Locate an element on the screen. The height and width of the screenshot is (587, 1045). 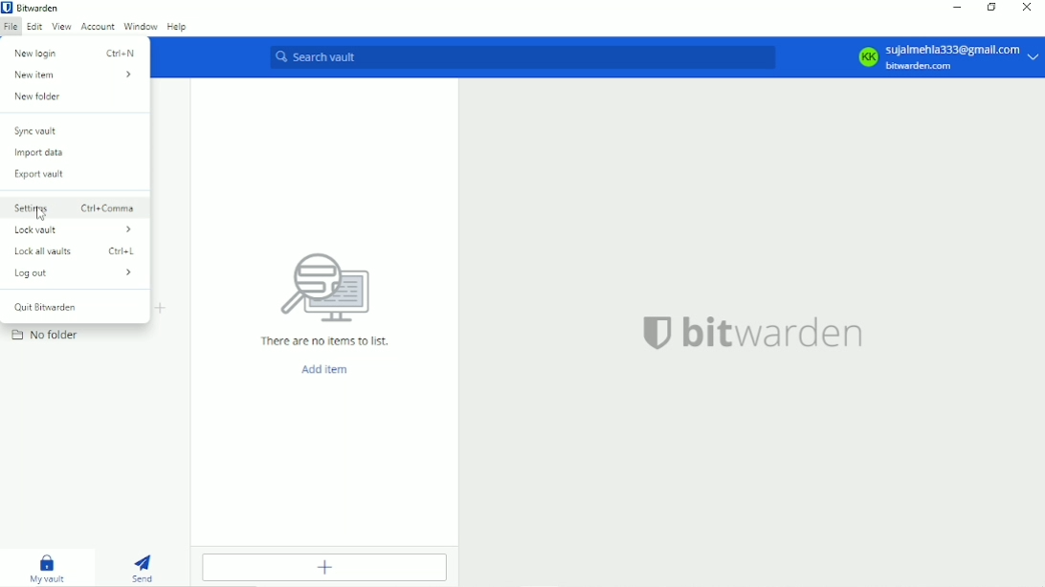
Account is located at coordinates (99, 28).